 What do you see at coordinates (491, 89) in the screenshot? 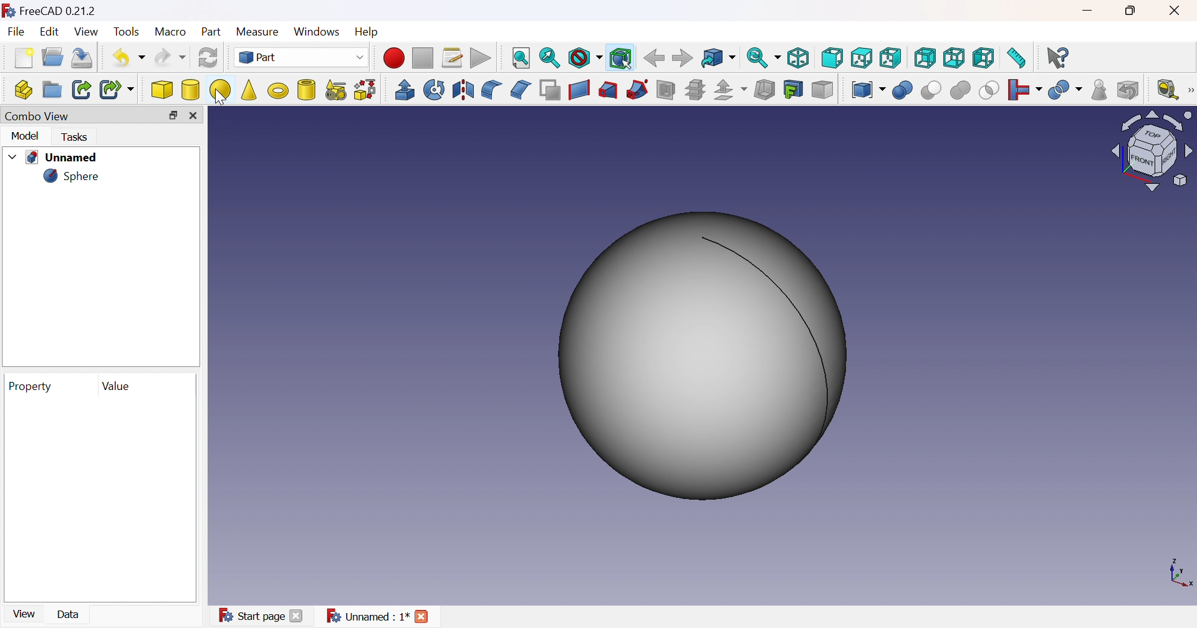
I see `Fillet` at bounding box center [491, 89].